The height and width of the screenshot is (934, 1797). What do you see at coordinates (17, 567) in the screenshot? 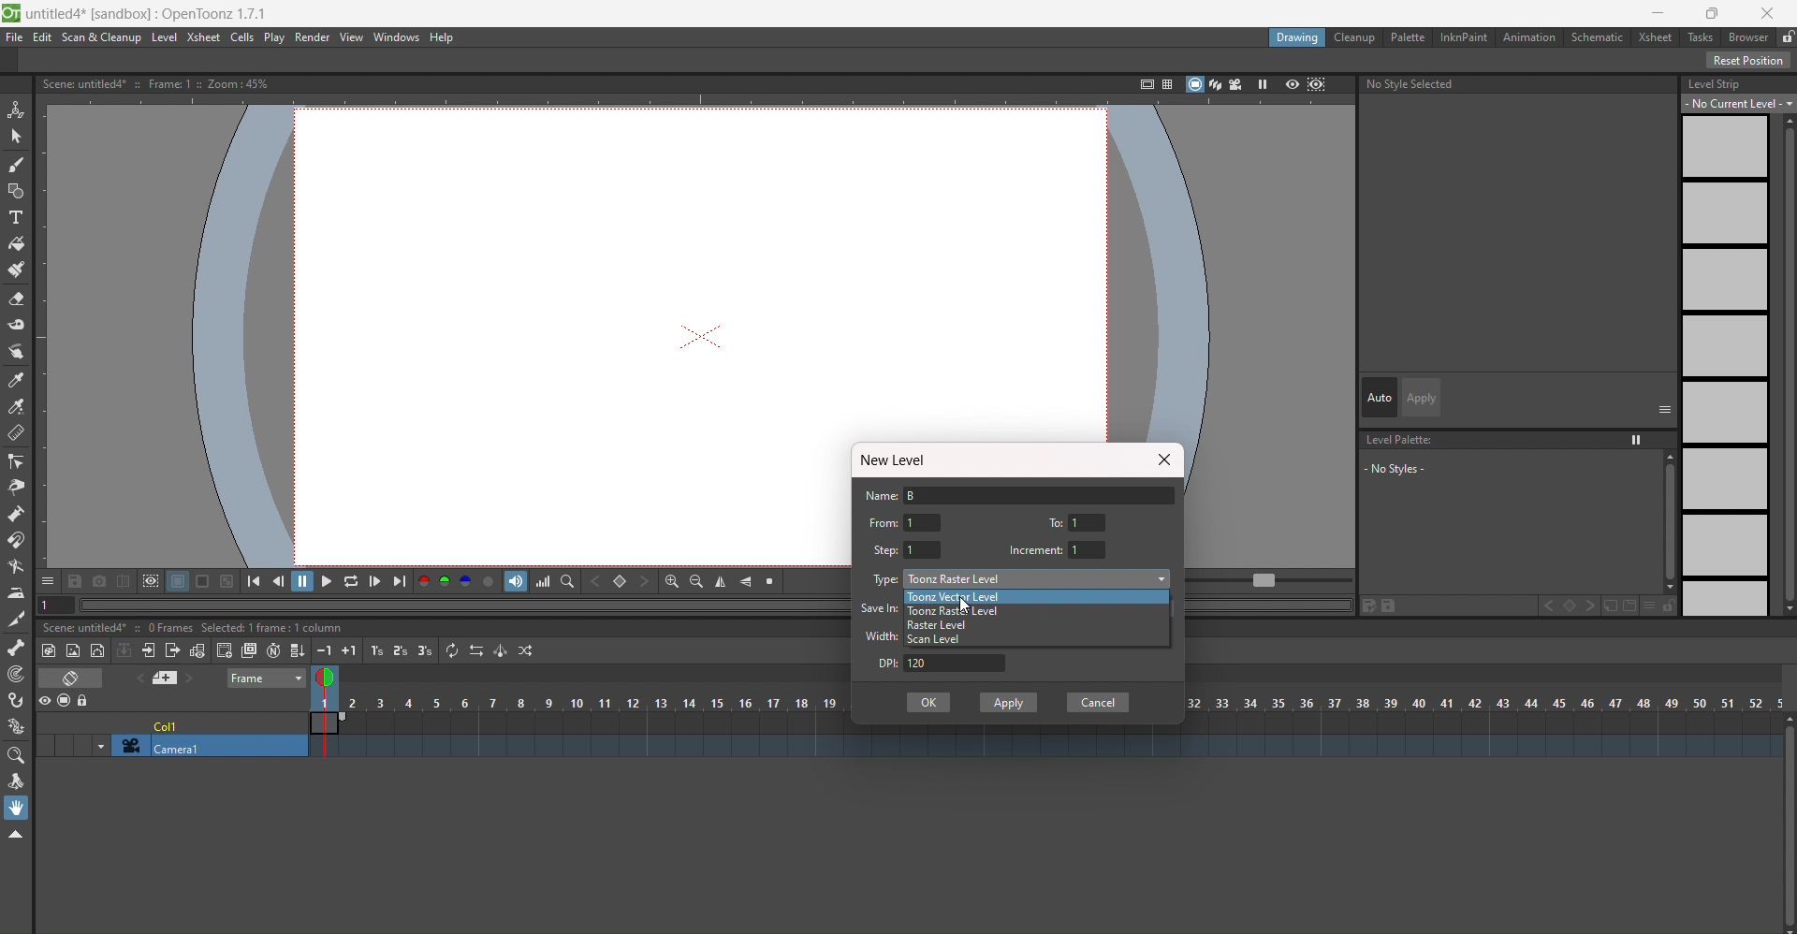
I see `bender tool` at bounding box center [17, 567].